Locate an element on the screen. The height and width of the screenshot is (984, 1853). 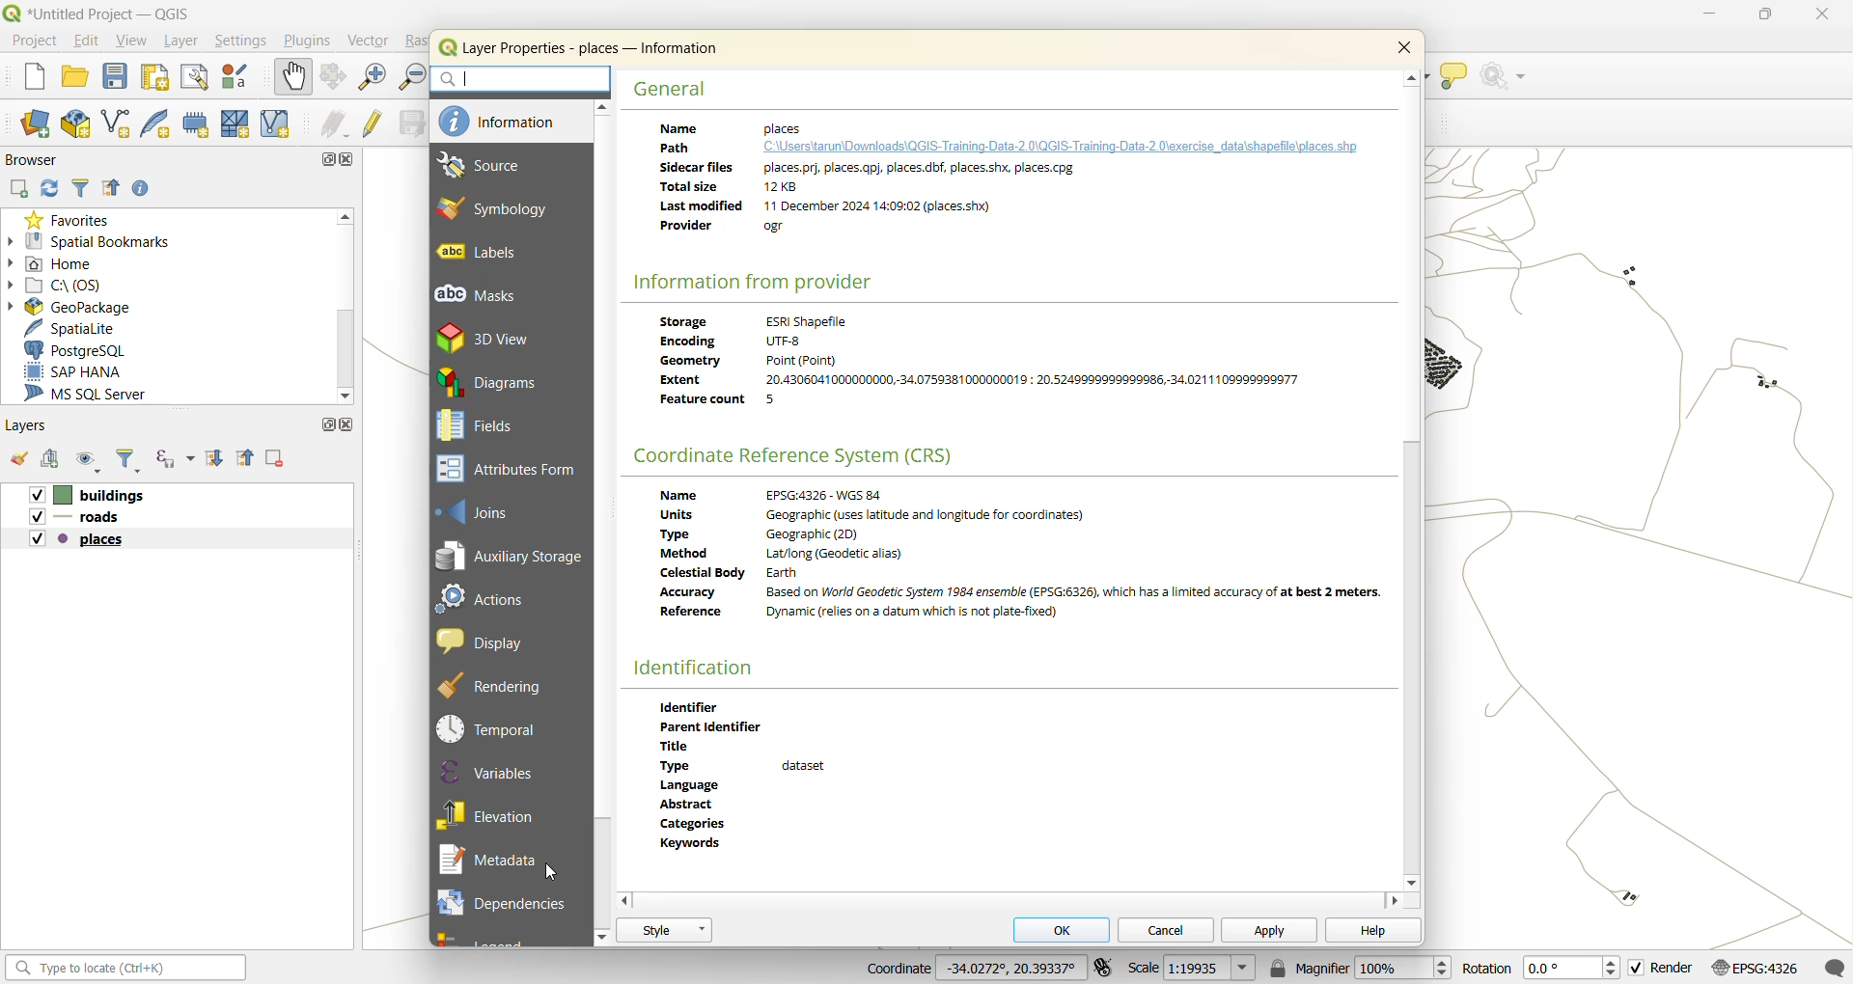
masks is located at coordinates (487, 296).